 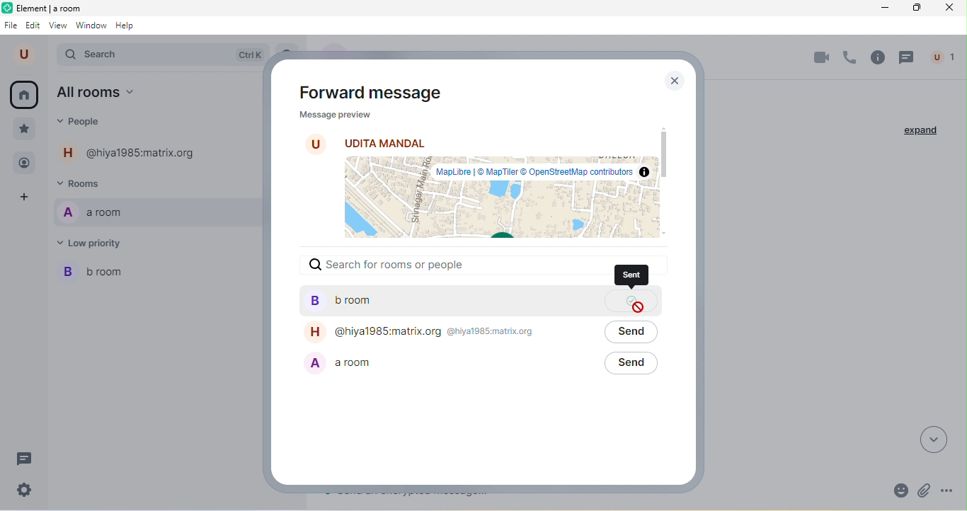 I want to click on more options, so click(x=953, y=491).